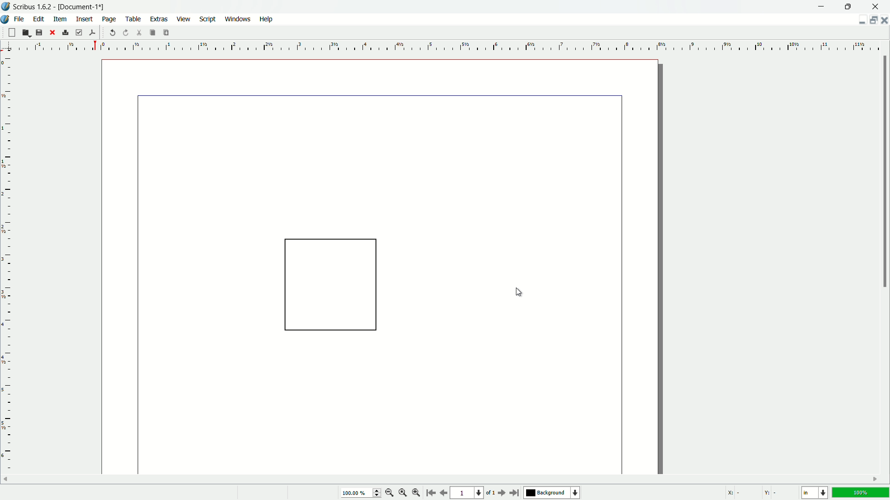 This screenshot has width=890, height=500. Describe the element at coordinates (519, 292) in the screenshot. I see `cursor` at that location.